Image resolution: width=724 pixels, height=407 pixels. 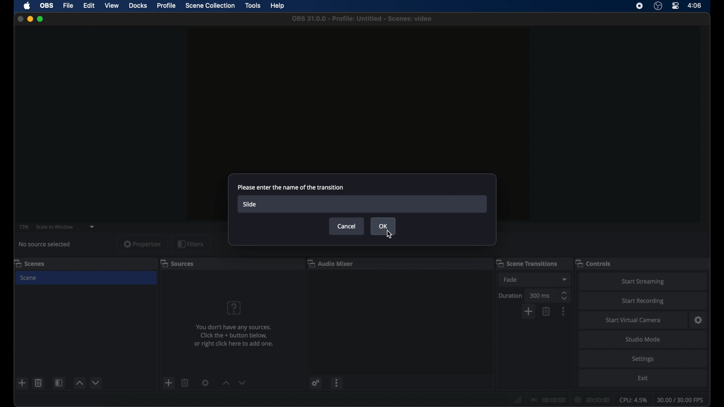 What do you see at coordinates (253, 5) in the screenshot?
I see `tools` at bounding box center [253, 5].